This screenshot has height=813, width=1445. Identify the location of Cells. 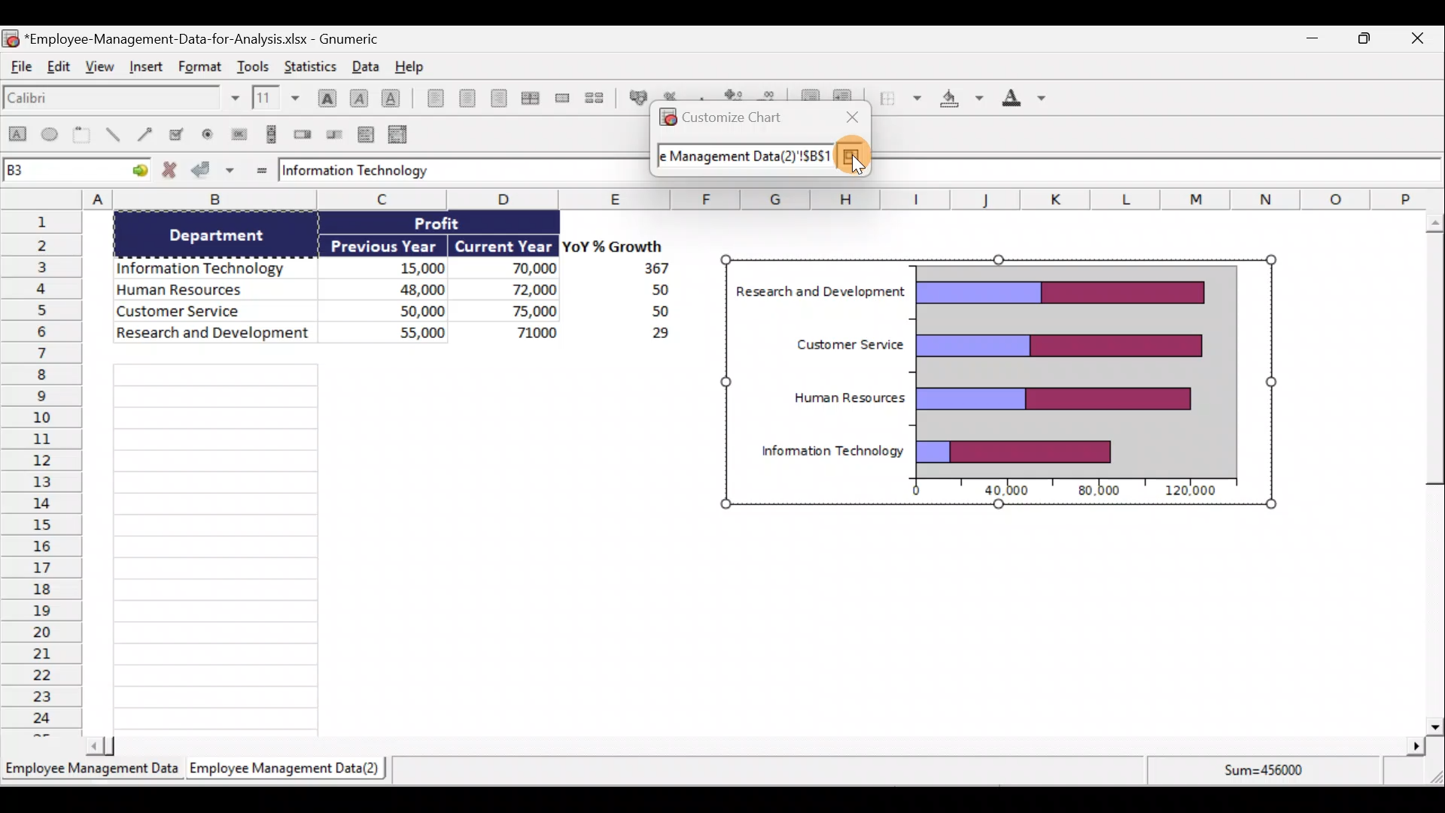
(265, 547).